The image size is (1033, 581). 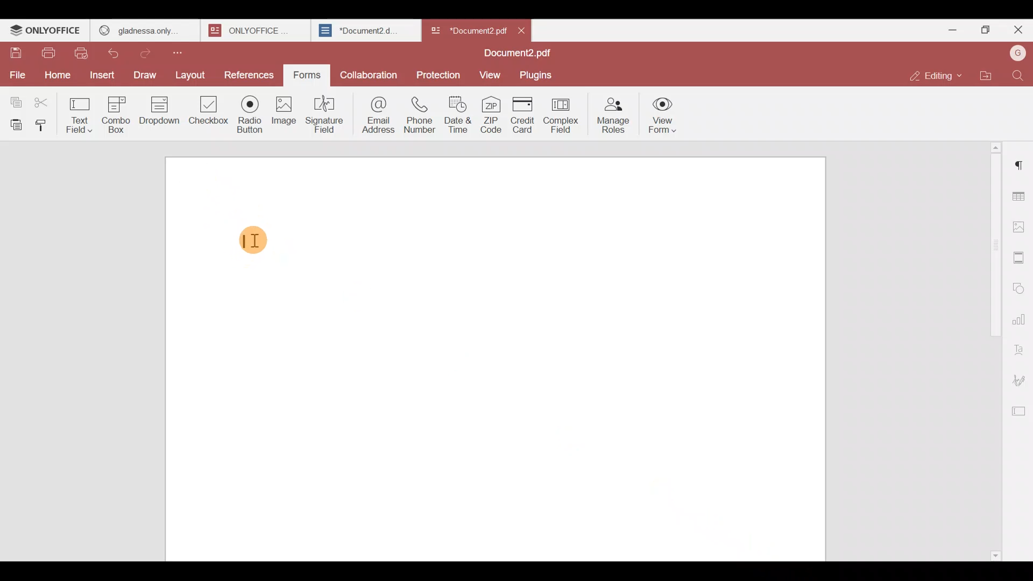 I want to click on Undo, so click(x=116, y=54).